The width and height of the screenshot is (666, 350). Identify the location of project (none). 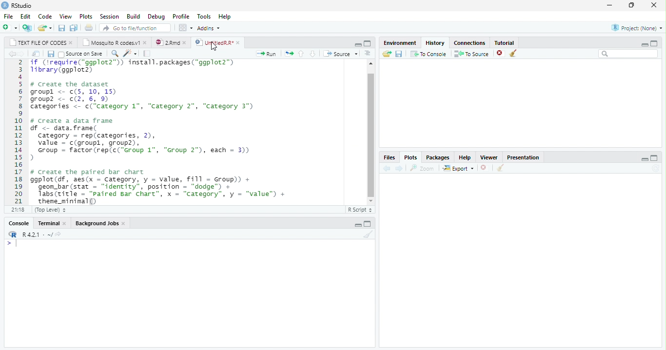
(637, 27).